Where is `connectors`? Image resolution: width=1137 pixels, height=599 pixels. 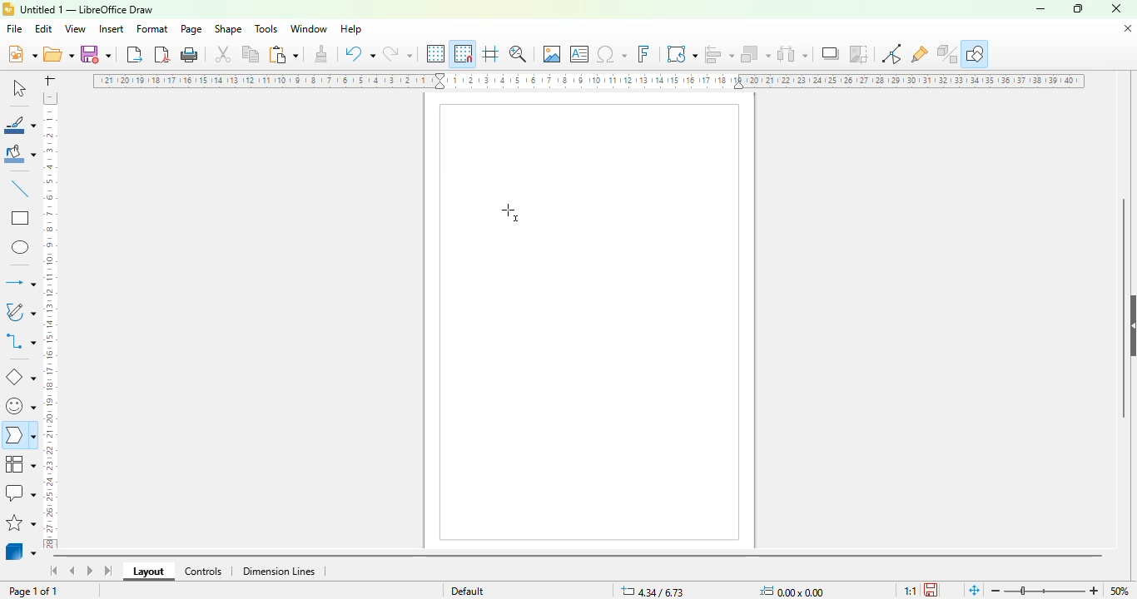
connectors is located at coordinates (20, 340).